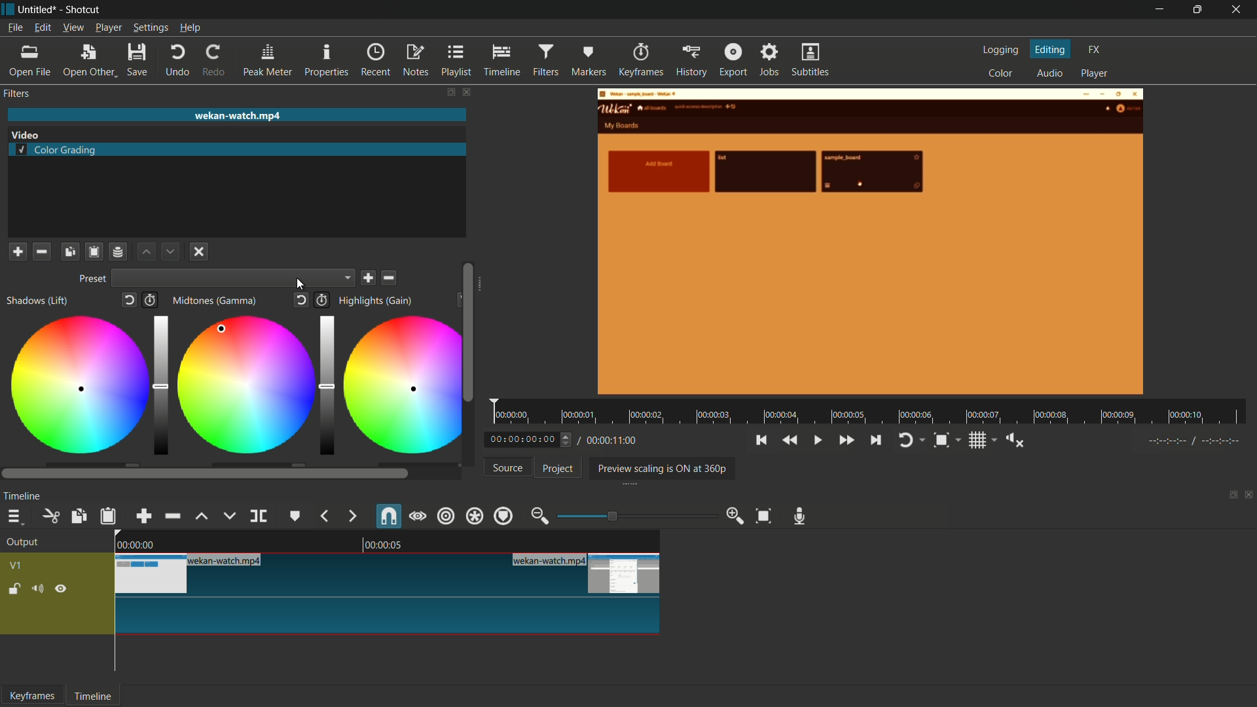 Image resolution: width=1257 pixels, height=707 pixels. What do you see at coordinates (377, 301) in the screenshot?
I see `highlights(gain)` at bounding box center [377, 301].